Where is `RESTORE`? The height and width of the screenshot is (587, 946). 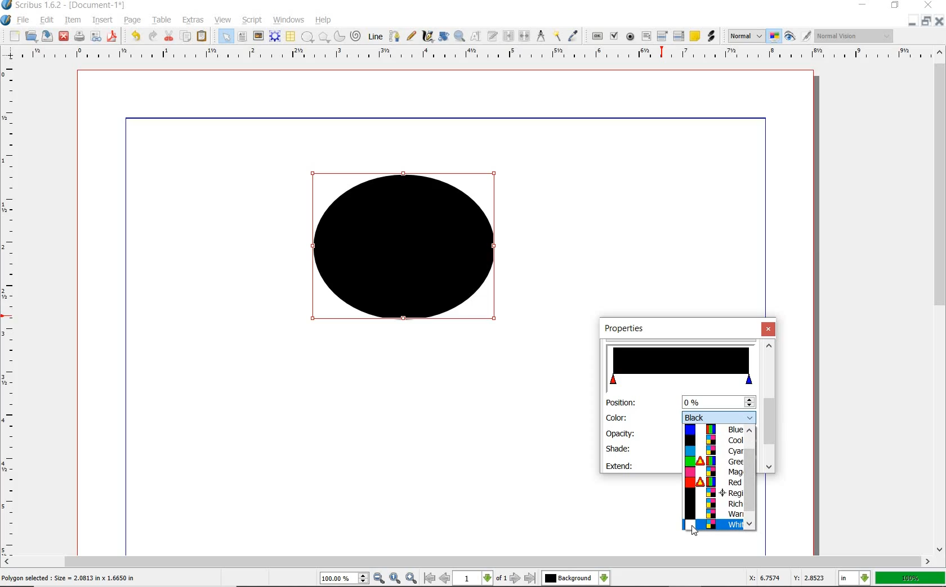 RESTORE is located at coordinates (926, 21).